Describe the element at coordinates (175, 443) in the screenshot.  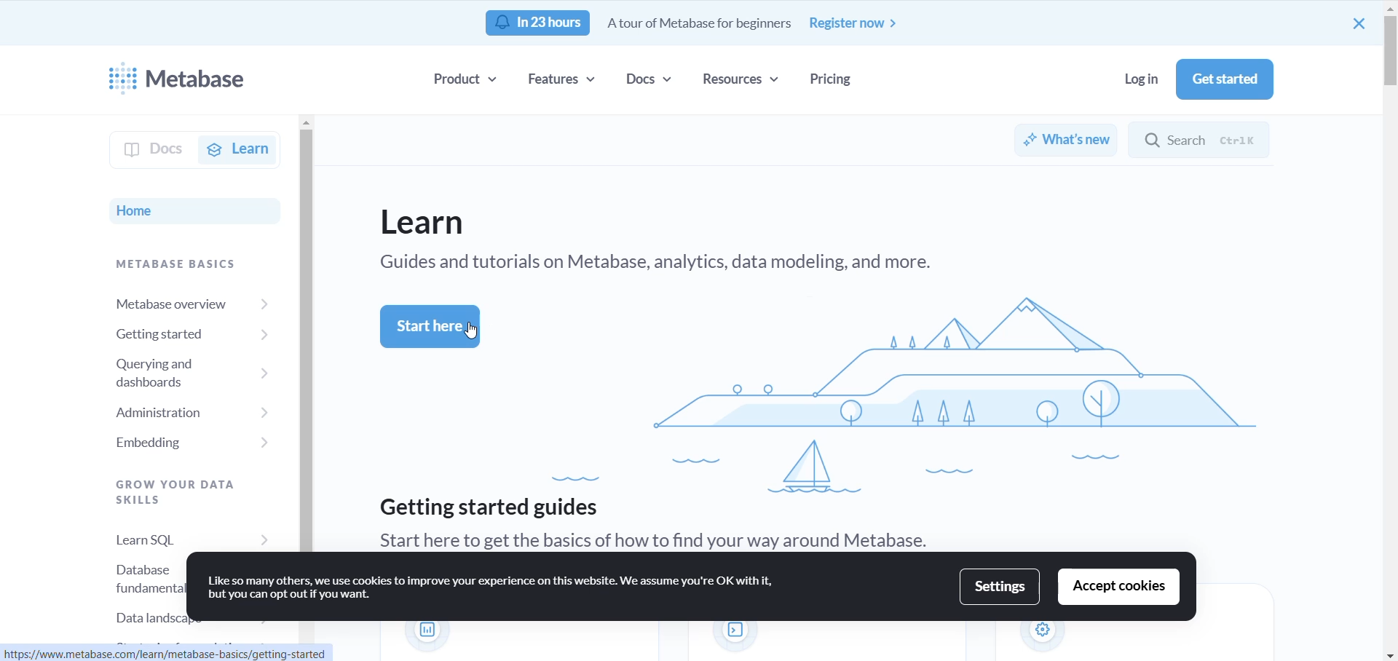
I see `embedding` at that location.